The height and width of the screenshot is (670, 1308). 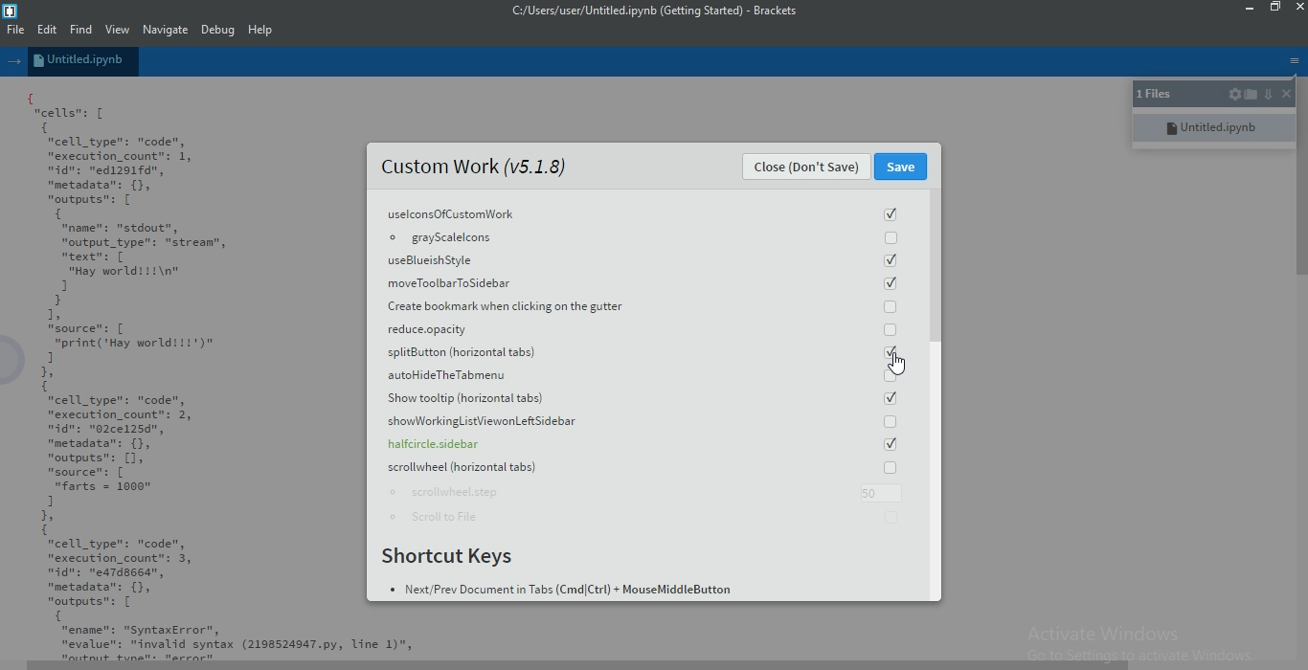 What do you see at coordinates (648, 355) in the screenshot?
I see `splitButton (horizontal tabs)` at bounding box center [648, 355].